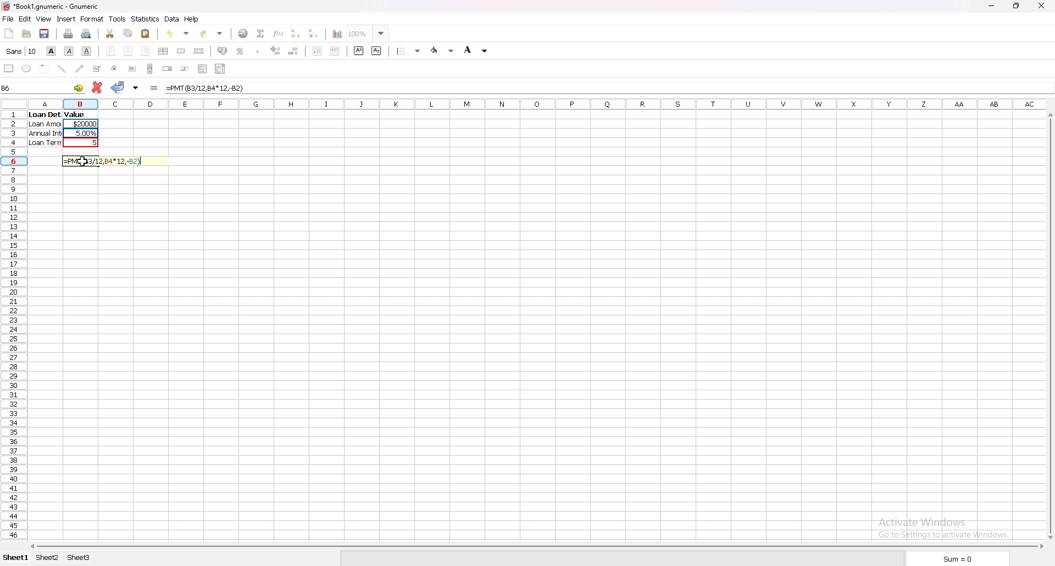  Describe the element at coordinates (62, 69) in the screenshot. I see `line` at that location.